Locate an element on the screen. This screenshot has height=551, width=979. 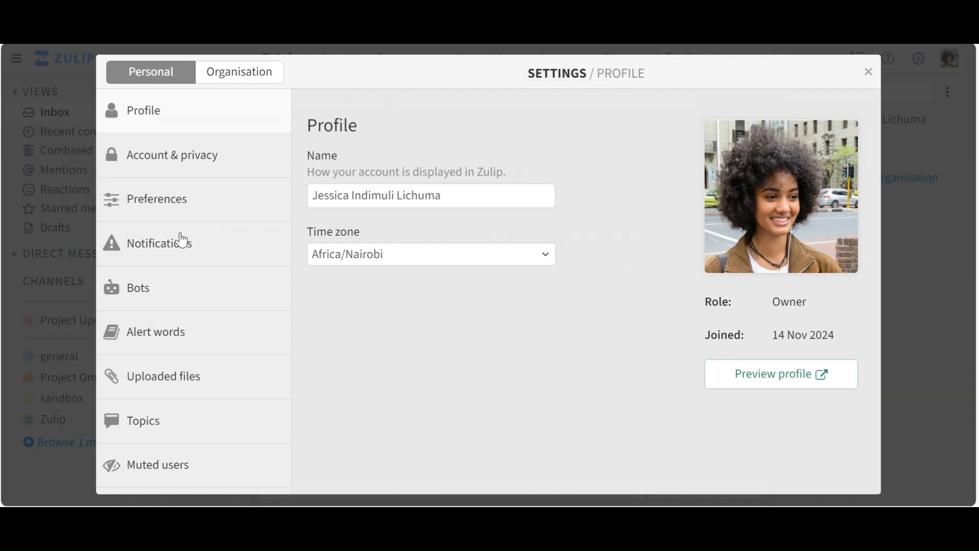
Time zone is located at coordinates (339, 232).